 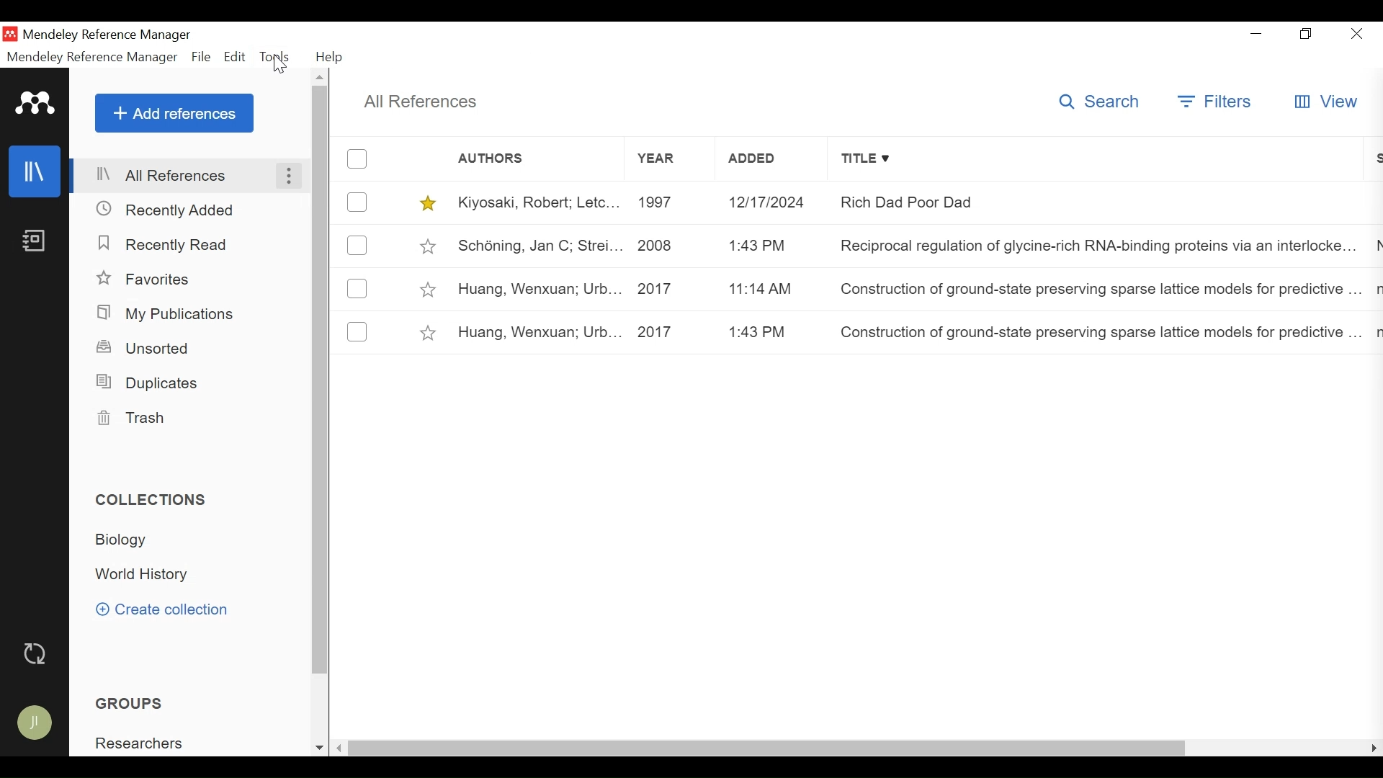 I want to click on (un)select, so click(x=356, y=160).